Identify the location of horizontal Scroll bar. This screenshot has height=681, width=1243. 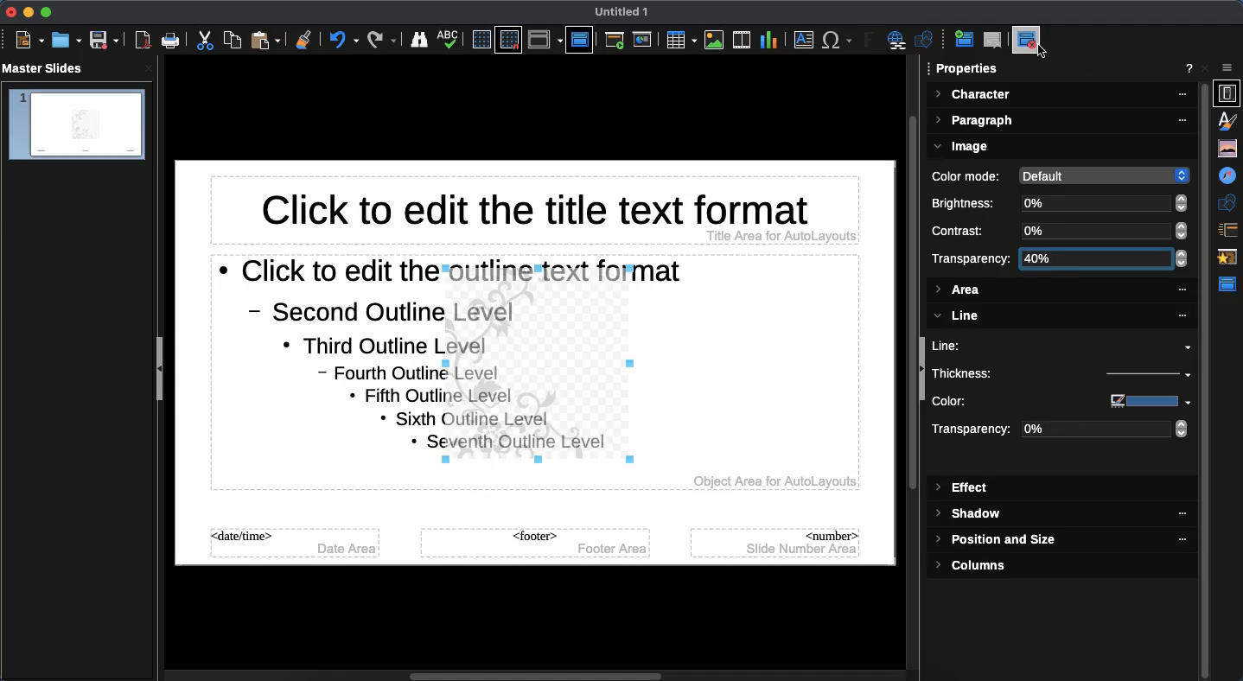
(539, 673).